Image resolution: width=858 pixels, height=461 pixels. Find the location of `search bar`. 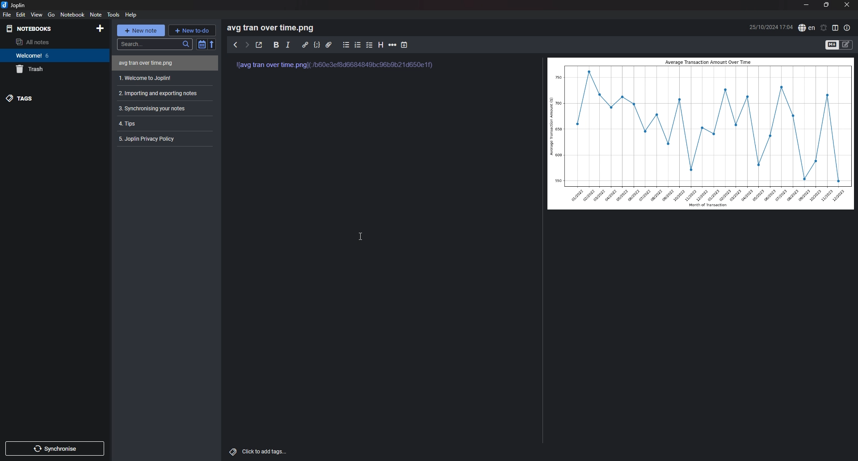

search bar is located at coordinates (154, 44).